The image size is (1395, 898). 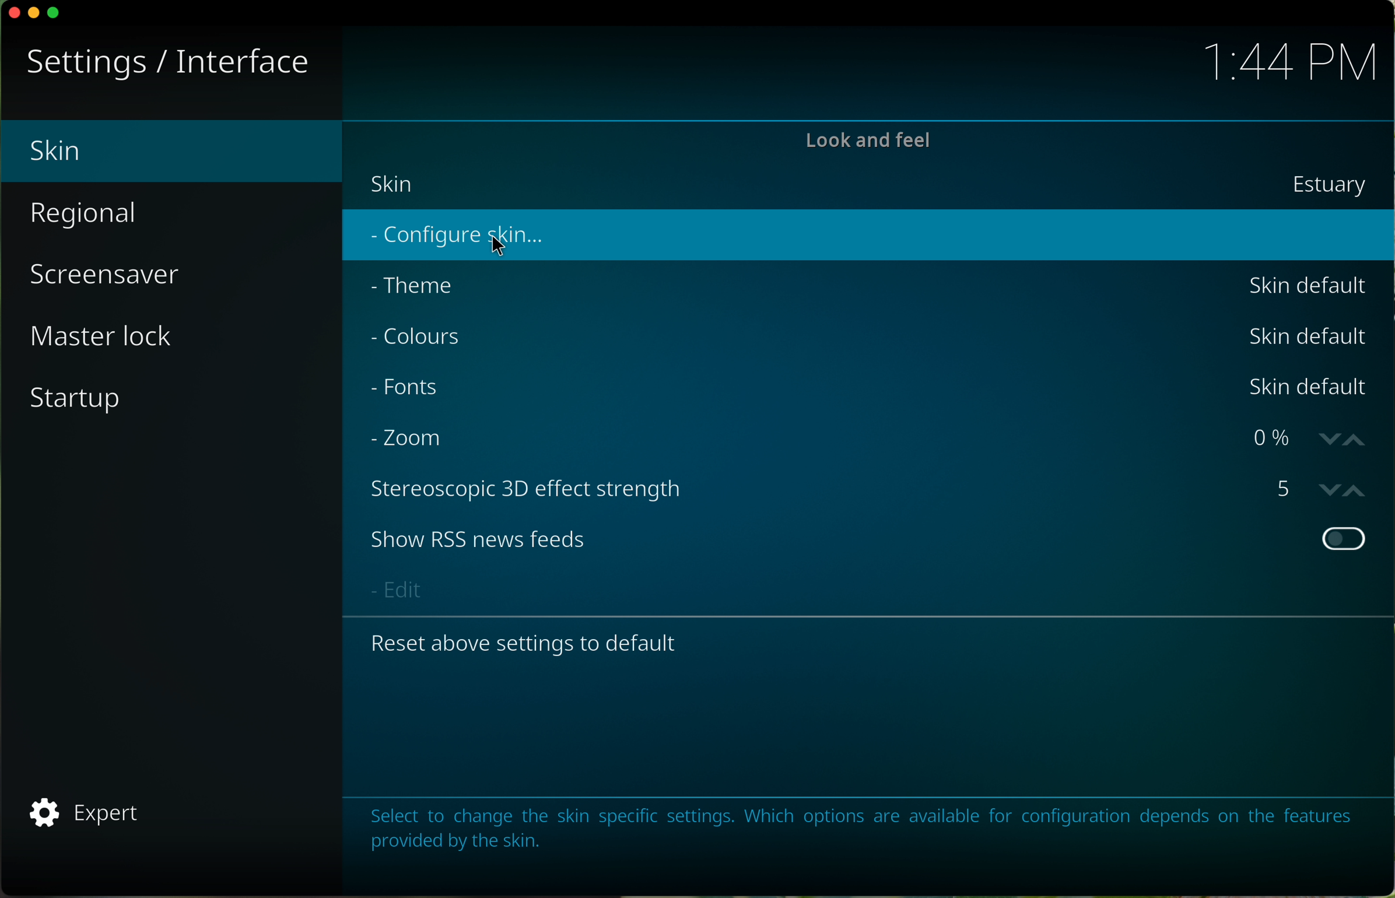 What do you see at coordinates (494, 247) in the screenshot?
I see `cursor` at bounding box center [494, 247].